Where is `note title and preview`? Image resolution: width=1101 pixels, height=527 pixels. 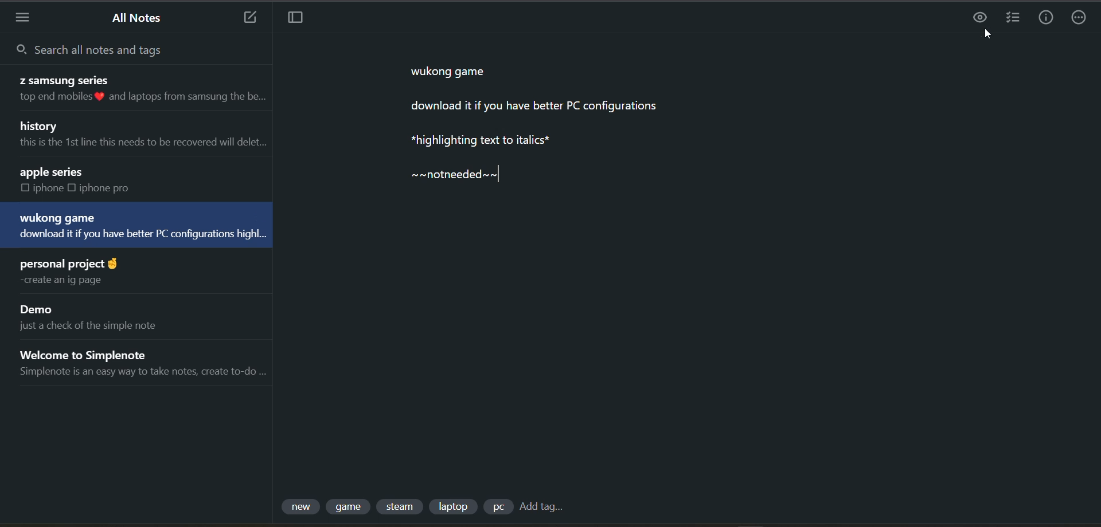
note title and preview is located at coordinates (136, 89).